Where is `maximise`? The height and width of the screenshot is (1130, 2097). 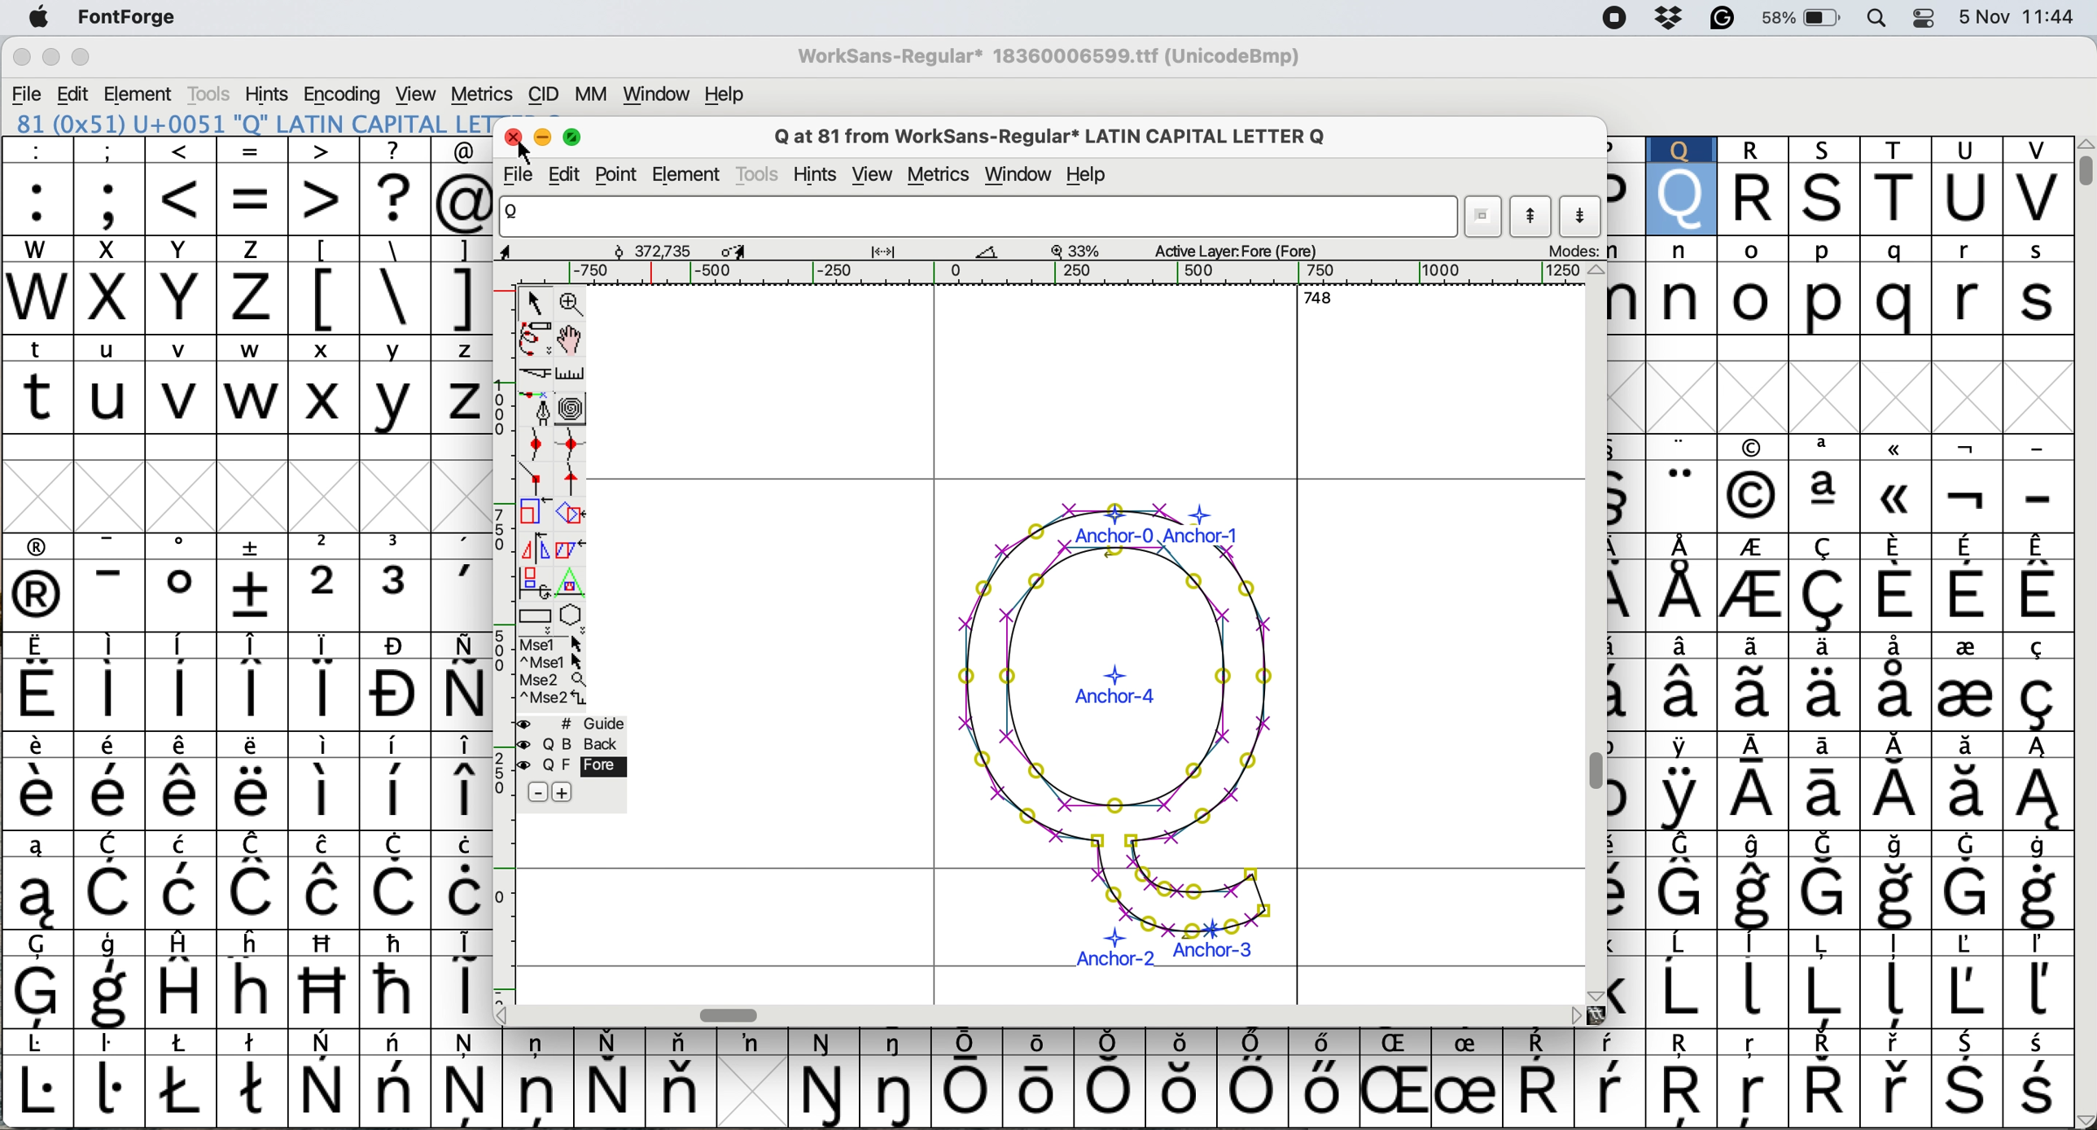
maximise is located at coordinates (575, 138).